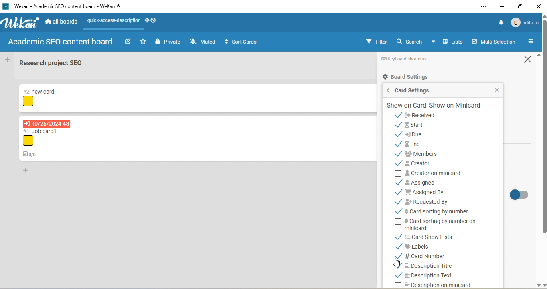 This screenshot has height=289, width=547. What do you see at coordinates (5, 6) in the screenshot?
I see `logo` at bounding box center [5, 6].